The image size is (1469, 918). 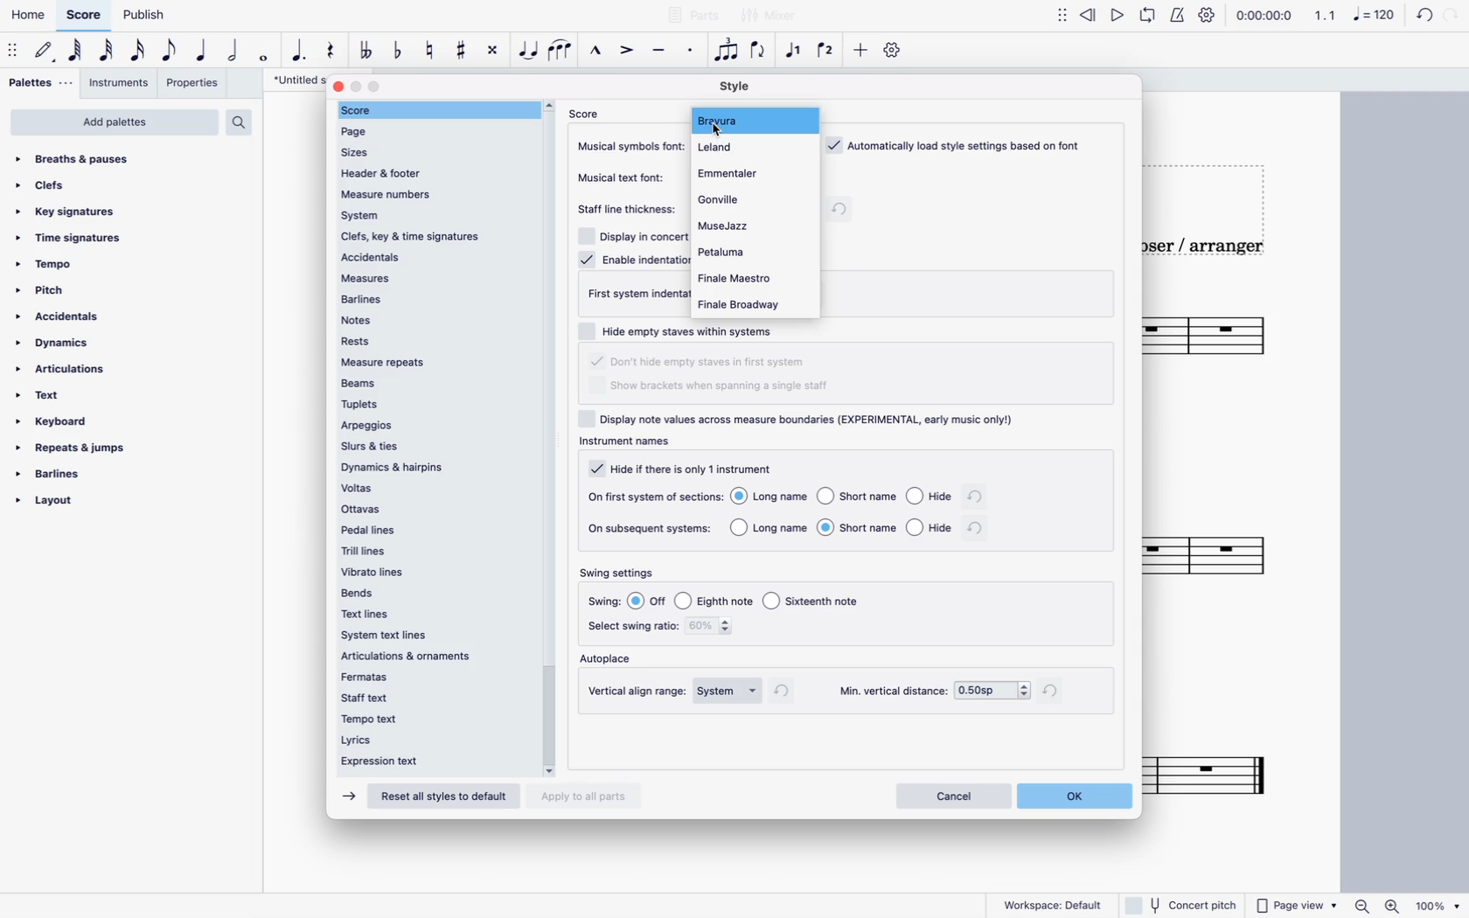 I want to click on articulations & ornaments, so click(x=431, y=657).